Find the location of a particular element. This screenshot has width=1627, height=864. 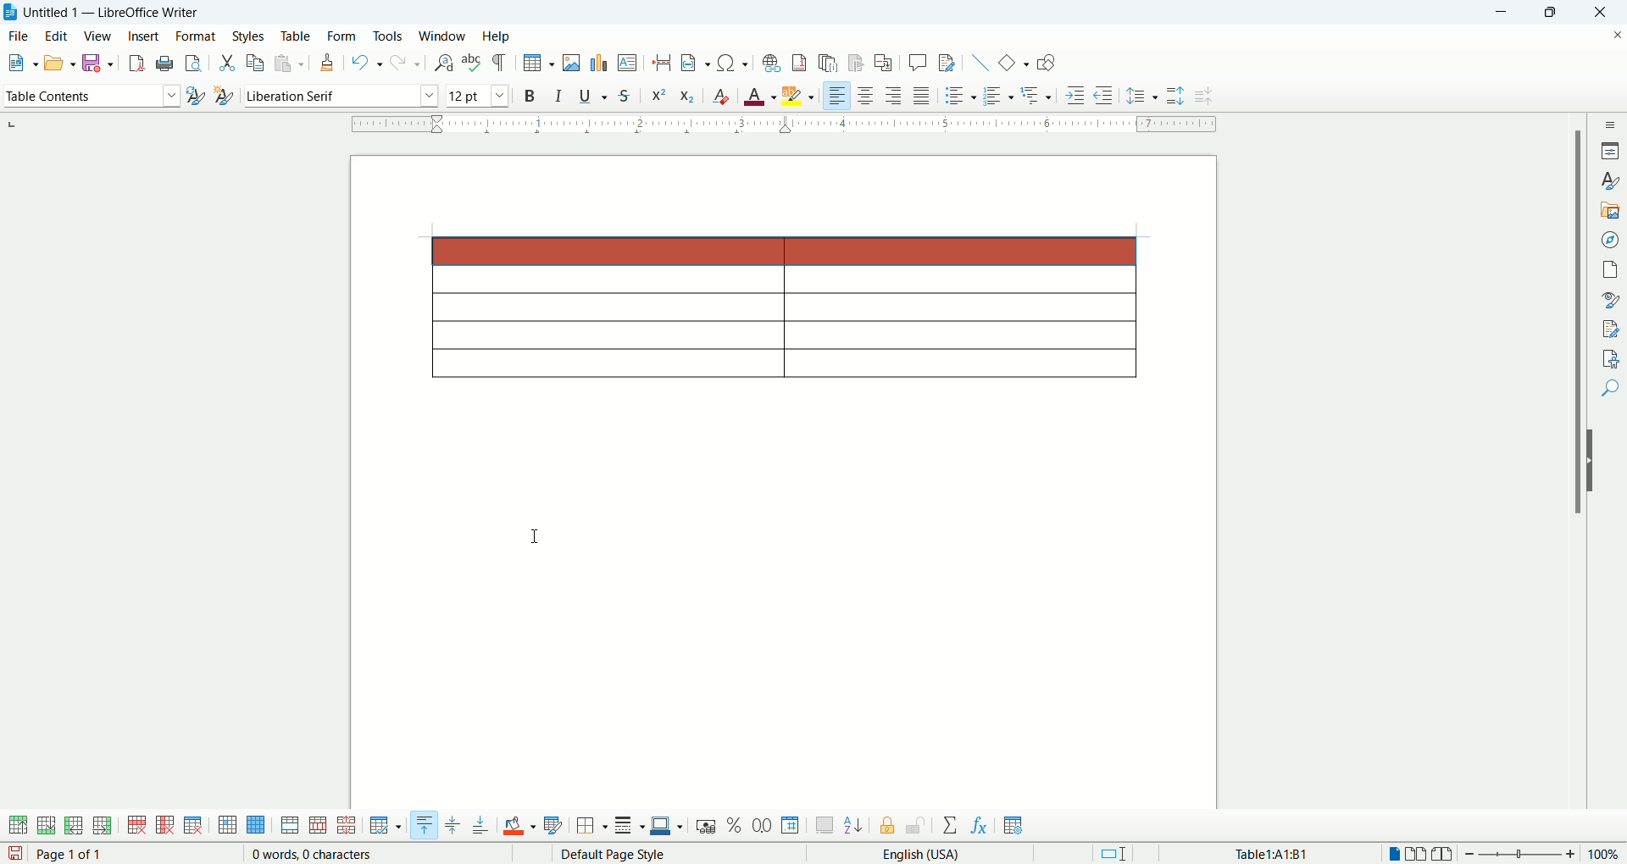

insert table is located at coordinates (539, 63).